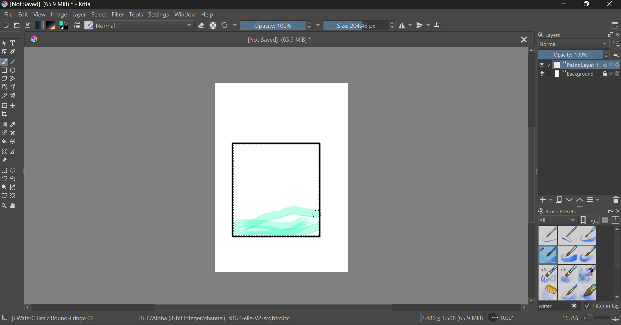 The width and height of the screenshot is (621, 325). I want to click on Polygon, so click(4, 79).